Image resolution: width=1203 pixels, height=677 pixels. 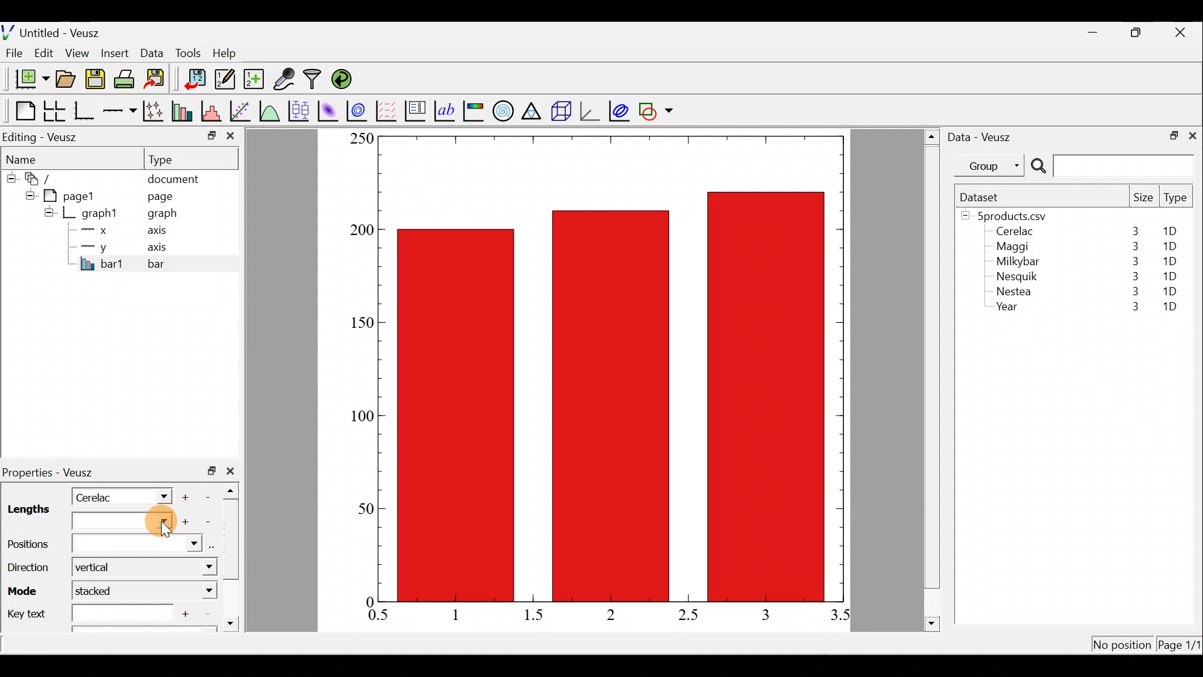 What do you see at coordinates (365, 508) in the screenshot?
I see `50` at bounding box center [365, 508].